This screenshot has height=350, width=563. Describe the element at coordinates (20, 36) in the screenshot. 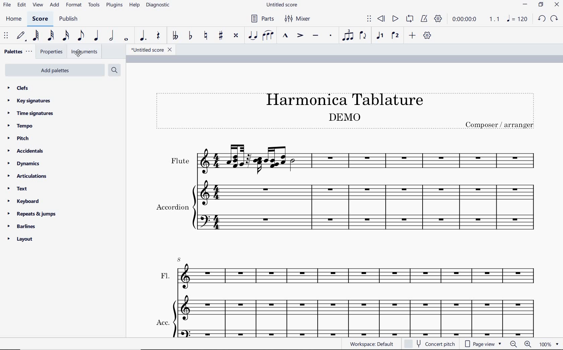

I see `default (step time)` at that location.